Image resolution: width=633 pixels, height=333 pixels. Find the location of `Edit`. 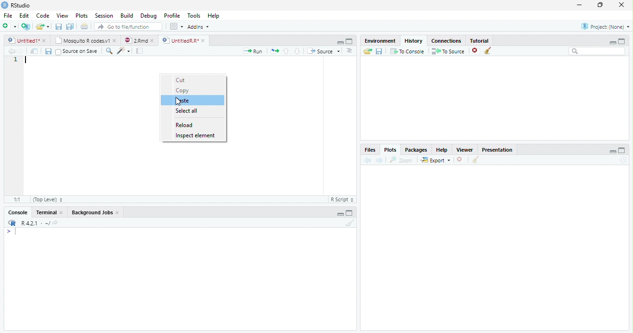

Edit is located at coordinates (25, 15).